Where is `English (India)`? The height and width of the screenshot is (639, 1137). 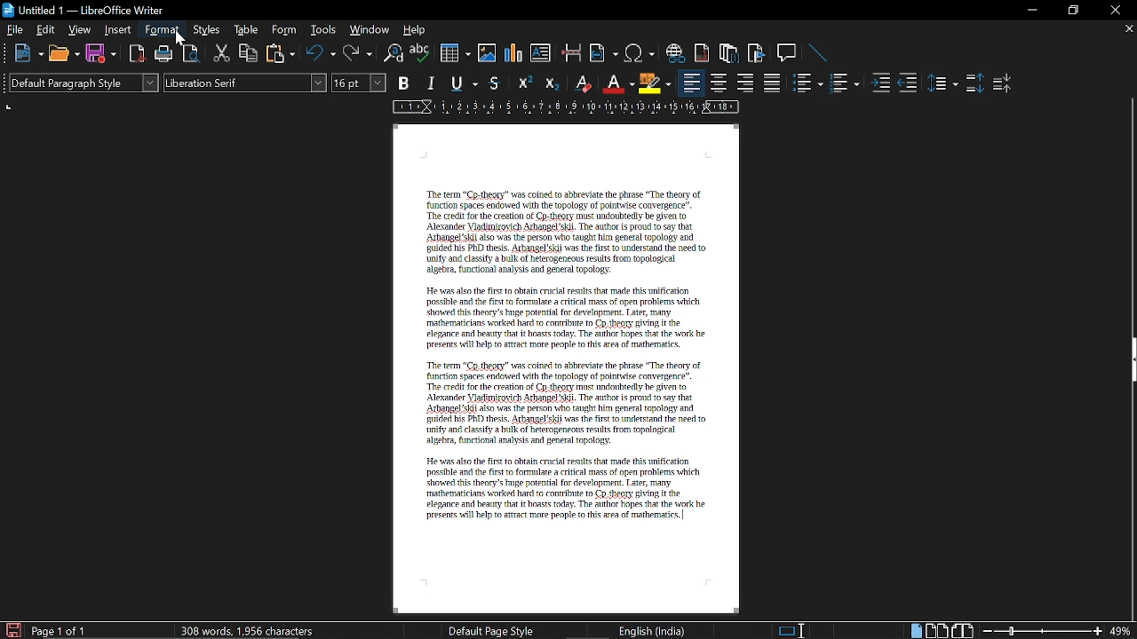
English (India) is located at coordinates (651, 630).